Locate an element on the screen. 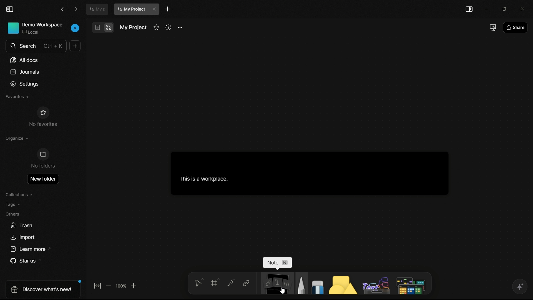 The width and height of the screenshot is (533, 300). back is located at coordinates (63, 9).